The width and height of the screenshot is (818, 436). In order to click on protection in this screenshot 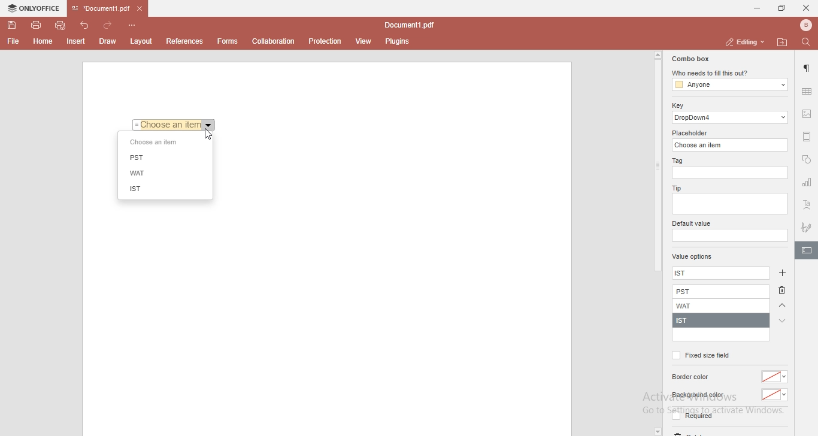, I will do `click(325, 41)`.